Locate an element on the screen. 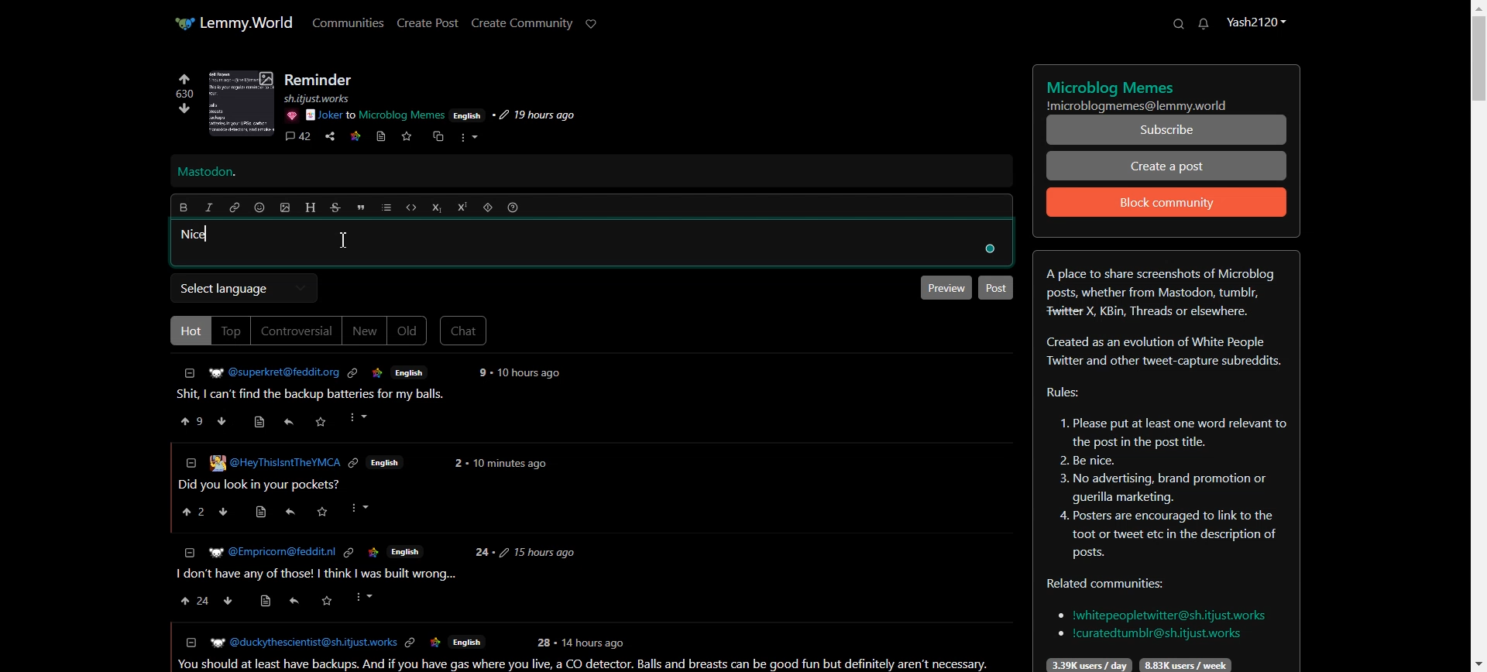  ® @duckythescientist@sh.
itjust works is located at coordinates (303, 643).